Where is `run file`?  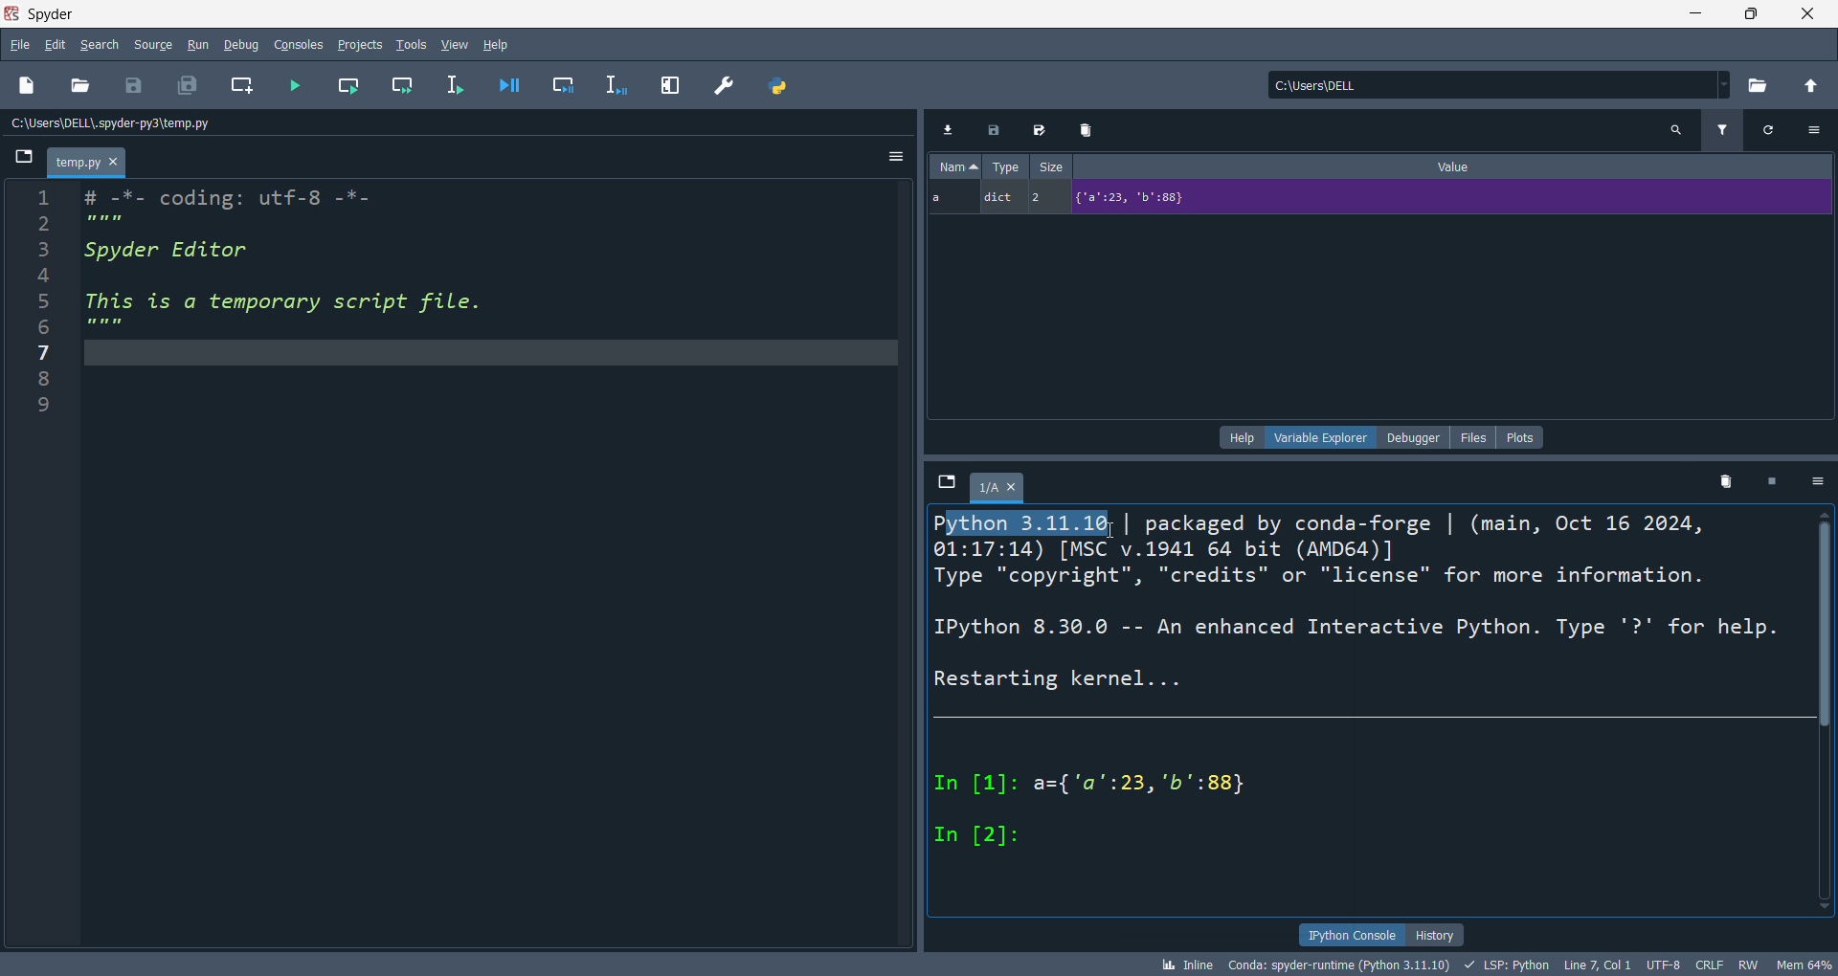
run file is located at coordinates (297, 83).